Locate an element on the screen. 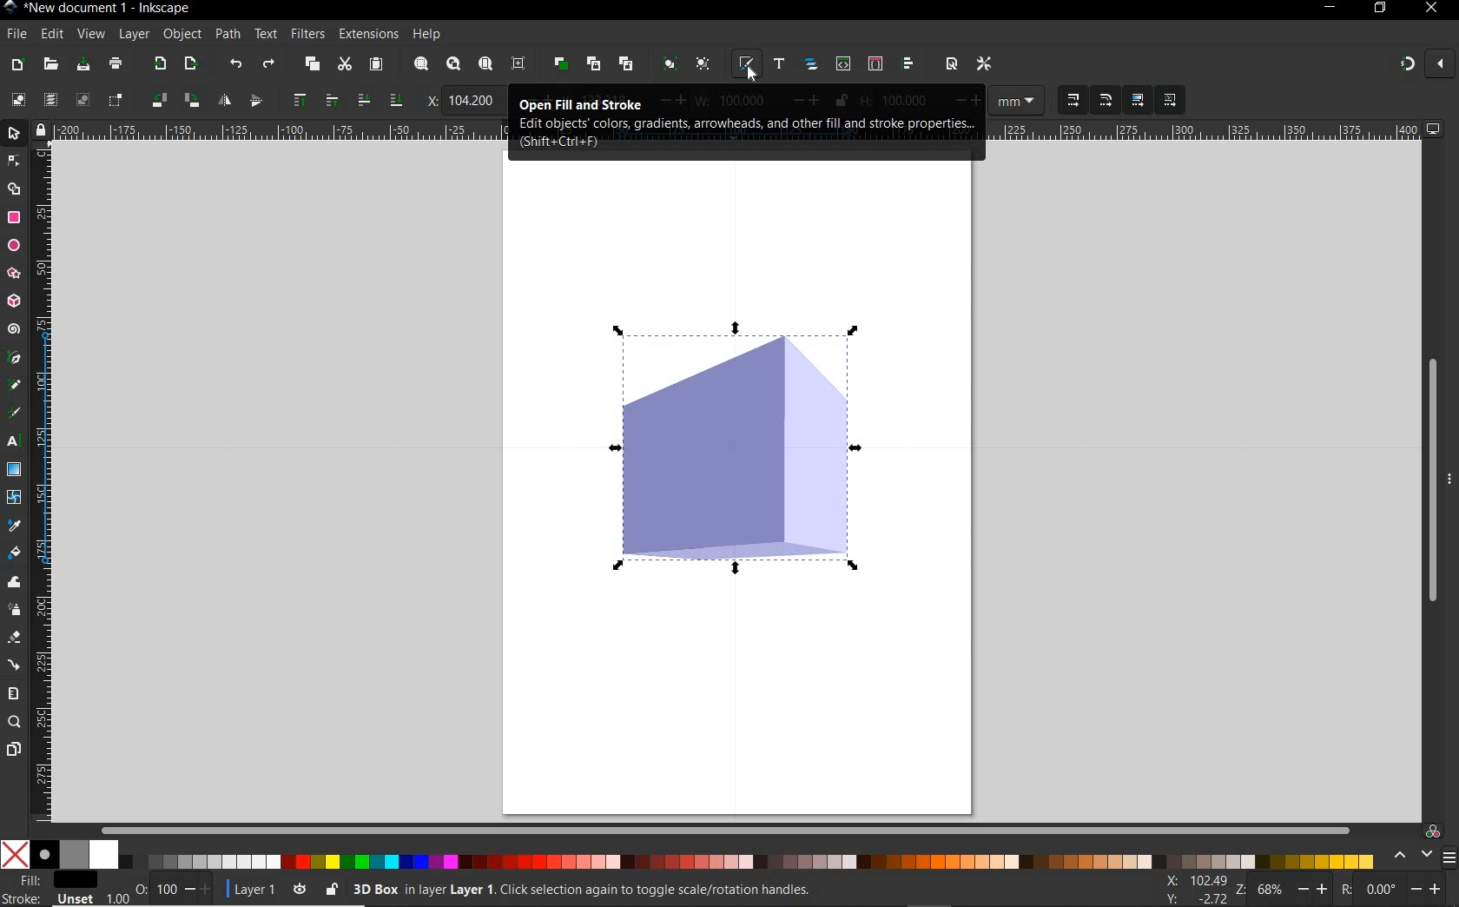 The image size is (1459, 907). SAVE is located at coordinates (83, 63).